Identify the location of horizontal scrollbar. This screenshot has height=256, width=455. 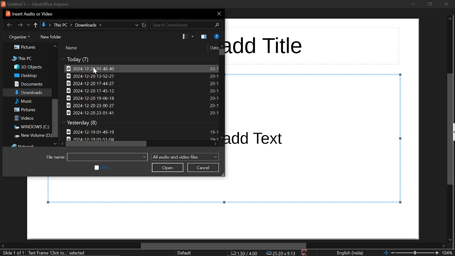
(223, 246).